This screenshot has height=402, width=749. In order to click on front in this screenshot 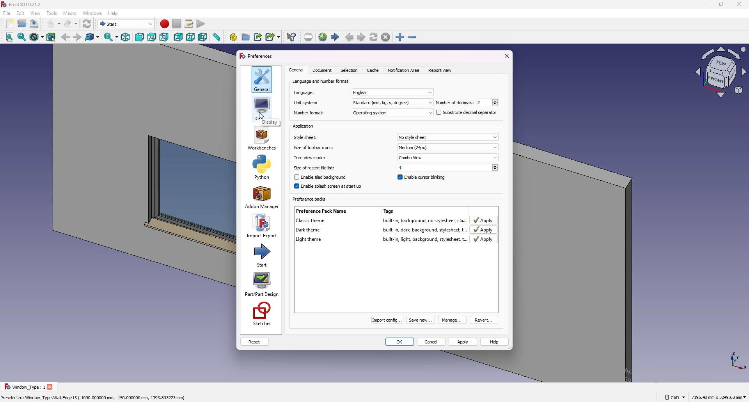, I will do `click(140, 37)`.